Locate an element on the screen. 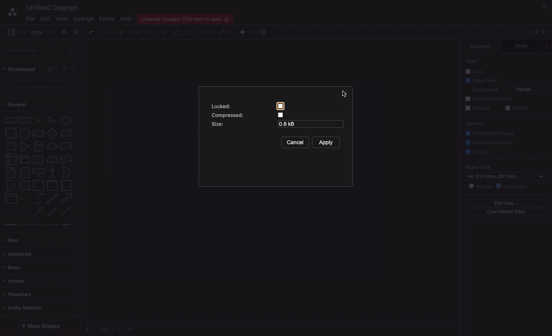 Image resolution: width=552 pixels, height=336 pixels. Sidebar is located at coordinates (11, 31).